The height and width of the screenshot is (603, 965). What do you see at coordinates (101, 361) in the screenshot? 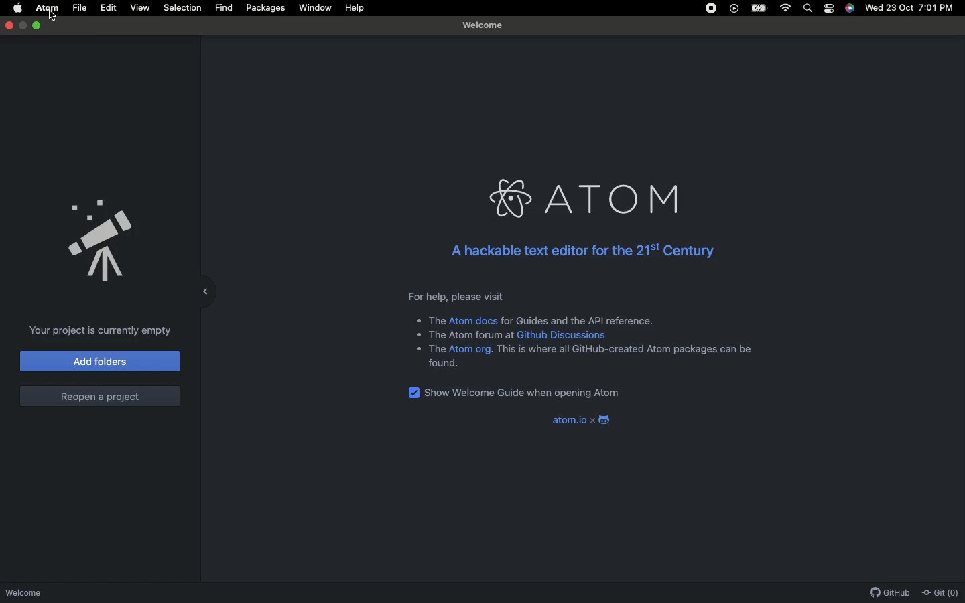
I see `Add folders` at bounding box center [101, 361].